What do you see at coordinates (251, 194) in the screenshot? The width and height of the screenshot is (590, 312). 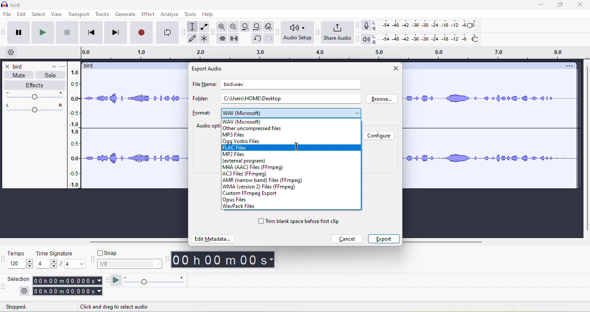 I see `custom ffmpeg export` at bounding box center [251, 194].